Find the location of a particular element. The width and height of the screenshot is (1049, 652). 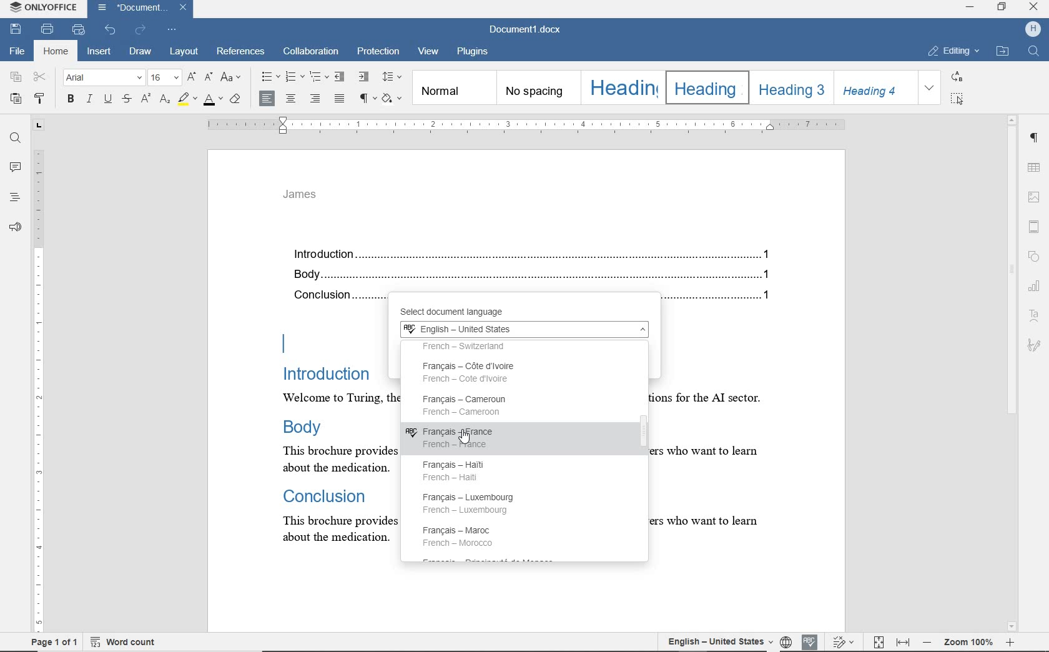

Body...........................................................................................................................................1 is located at coordinates (536, 275).